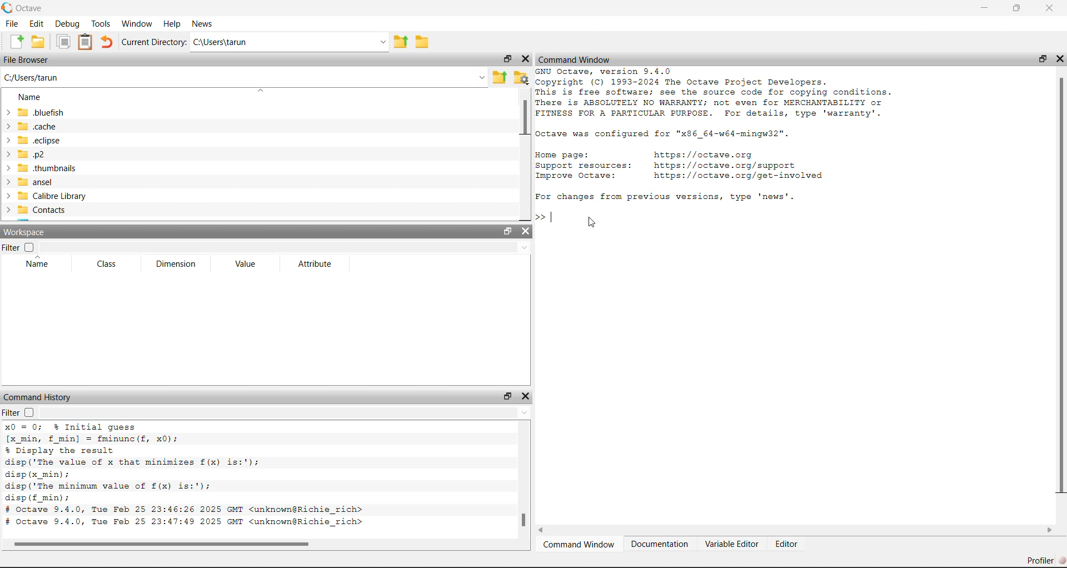 The width and height of the screenshot is (1067, 568). What do you see at coordinates (99, 22) in the screenshot?
I see `Tools` at bounding box center [99, 22].